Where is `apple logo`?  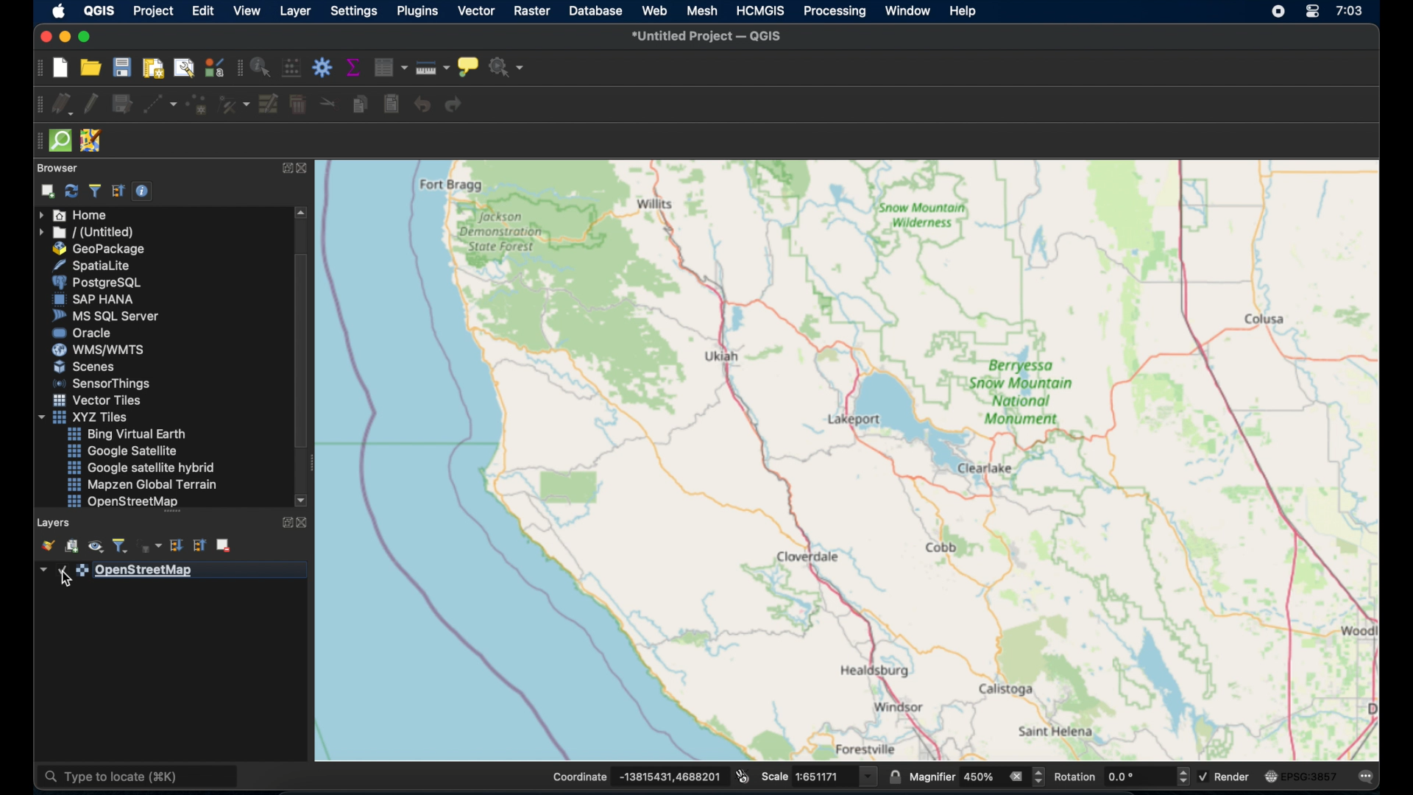
apple logo is located at coordinates (59, 12).